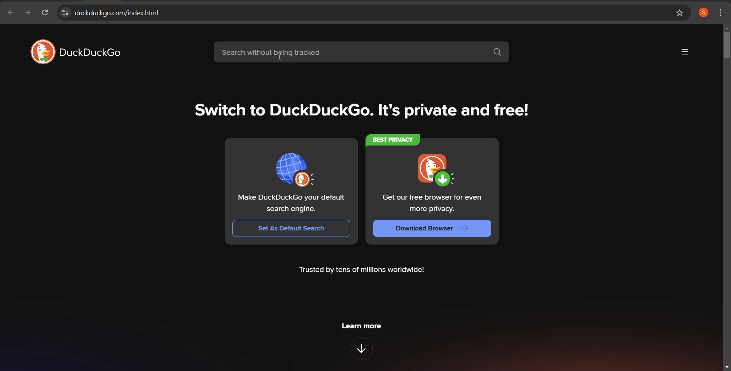 The height and width of the screenshot is (371, 731). I want to click on website logo, so click(78, 51).